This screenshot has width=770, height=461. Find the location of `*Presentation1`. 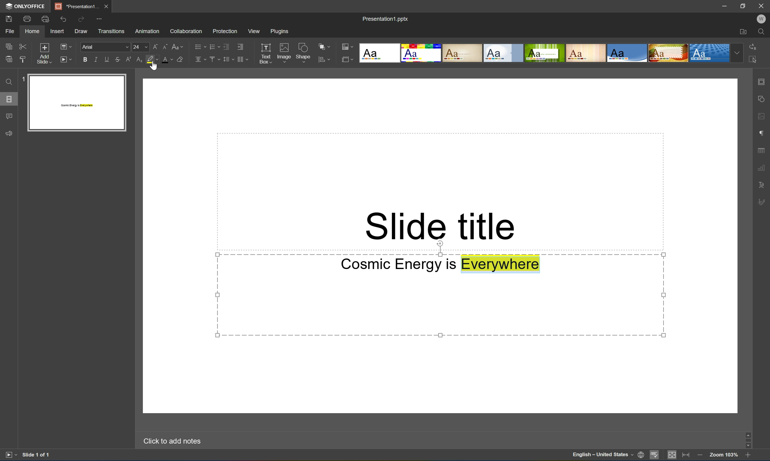

*Presentation1 is located at coordinates (77, 6).